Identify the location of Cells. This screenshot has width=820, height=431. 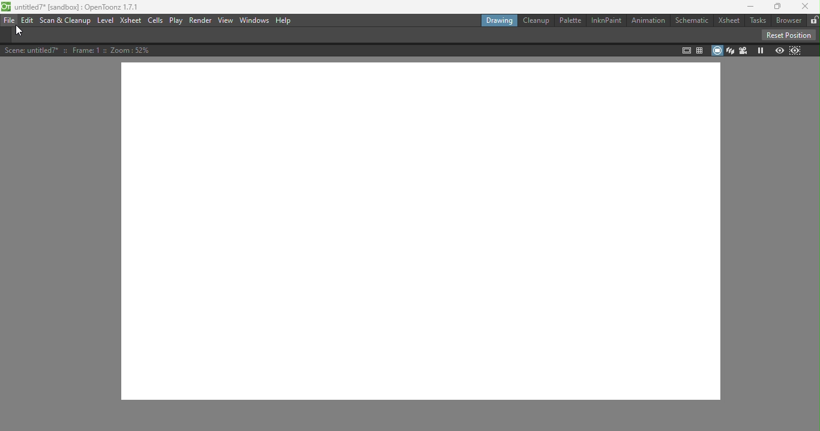
(157, 21).